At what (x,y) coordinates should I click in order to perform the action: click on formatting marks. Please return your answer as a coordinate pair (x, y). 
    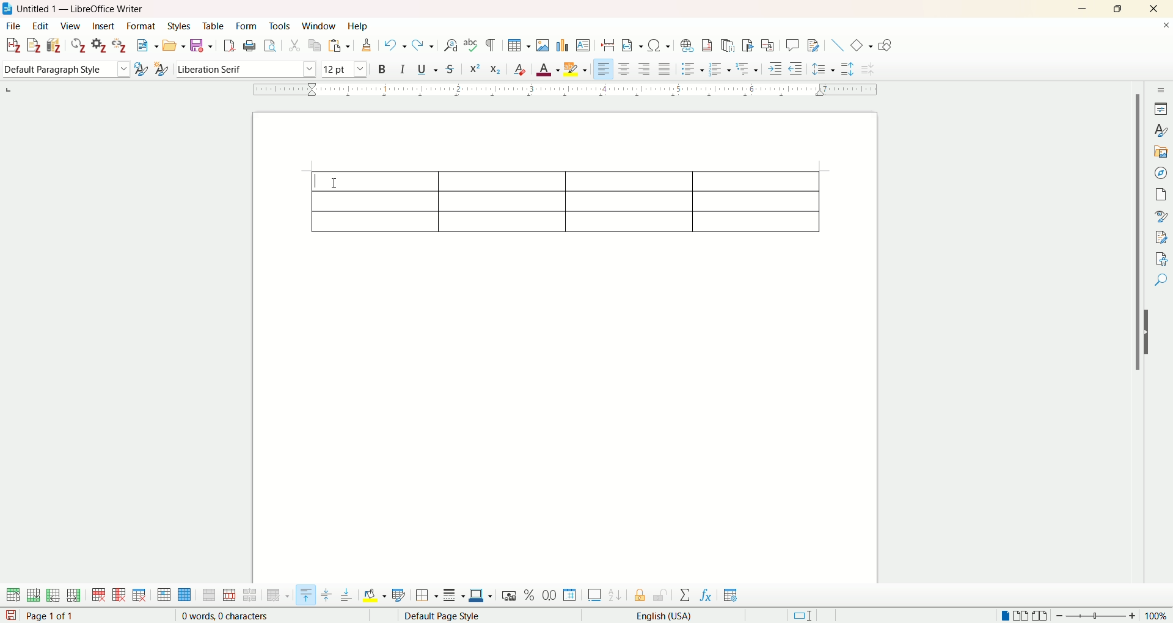
    Looking at the image, I should click on (494, 45).